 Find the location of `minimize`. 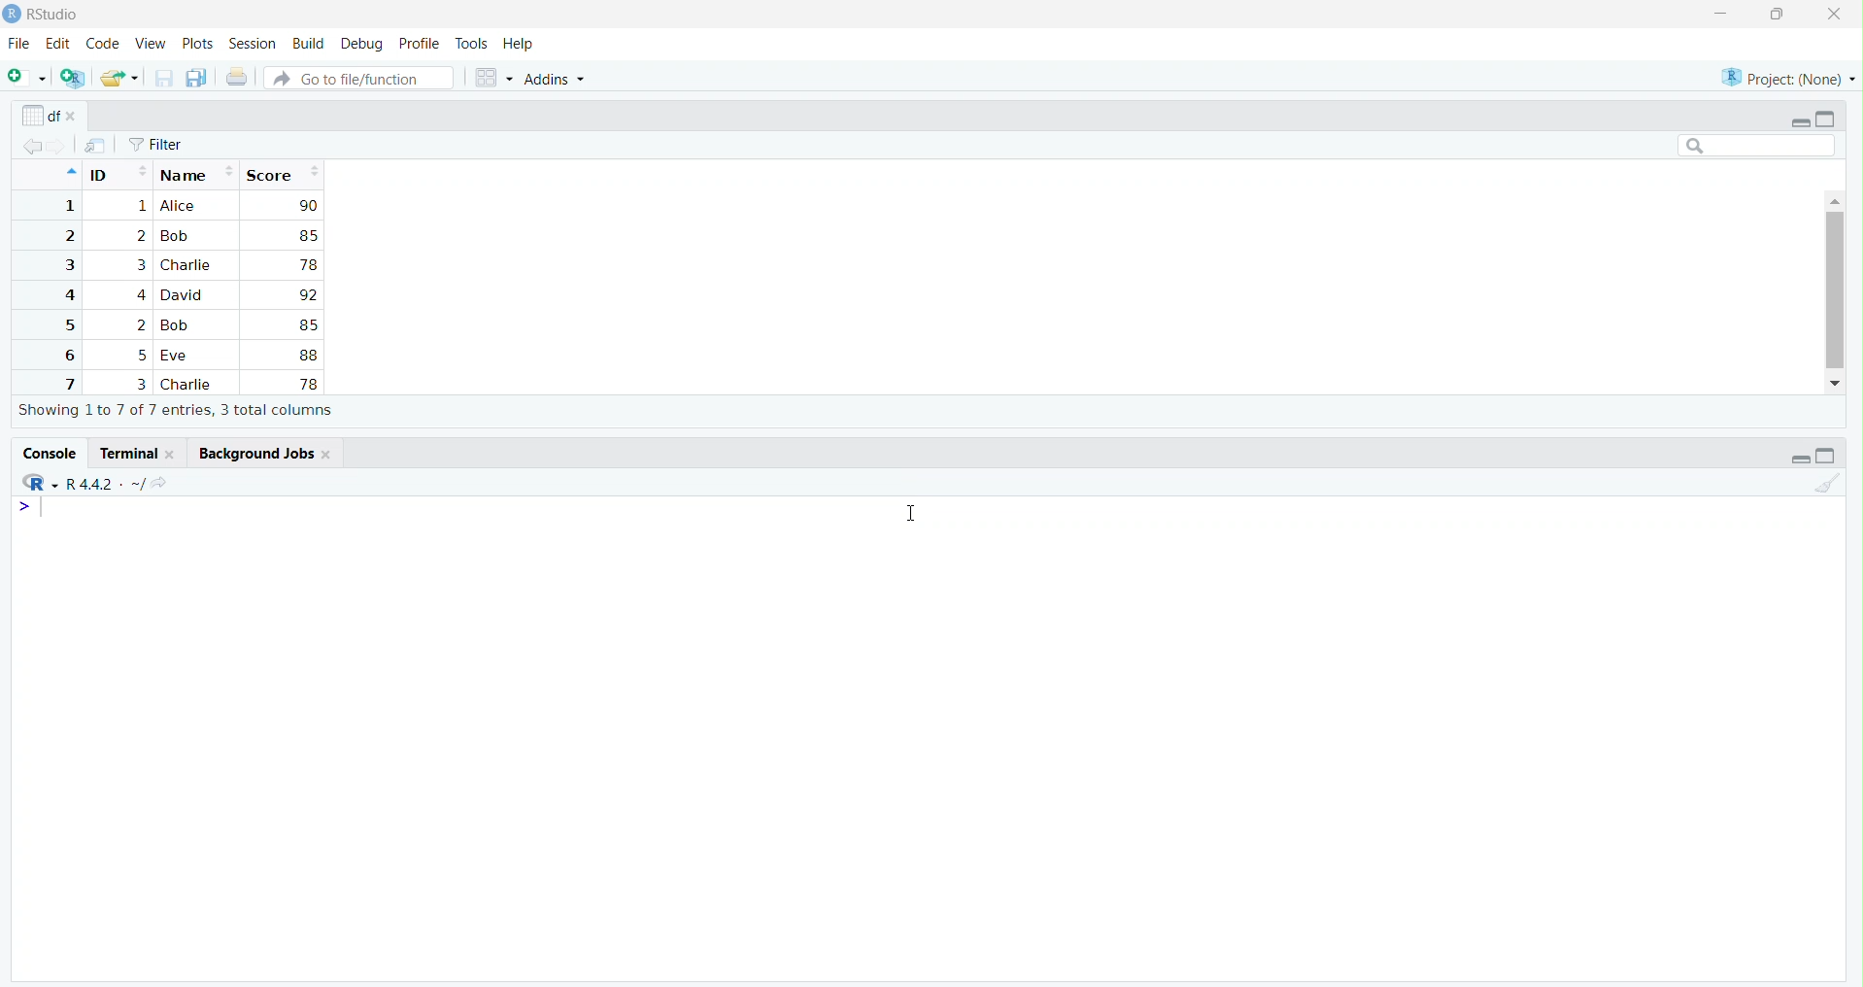

minimize is located at coordinates (1720, 16).